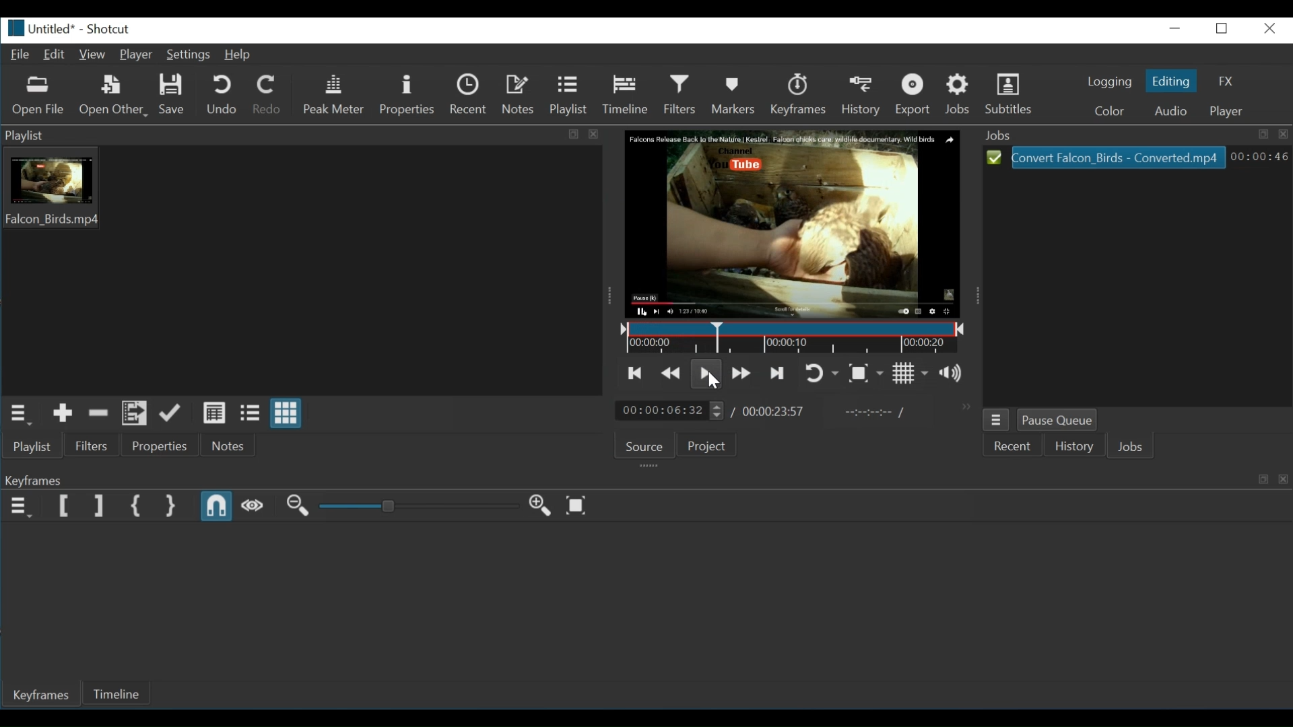  What do you see at coordinates (952, 373) in the screenshot?
I see `Show the volume control` at bounding box center [952, 373].